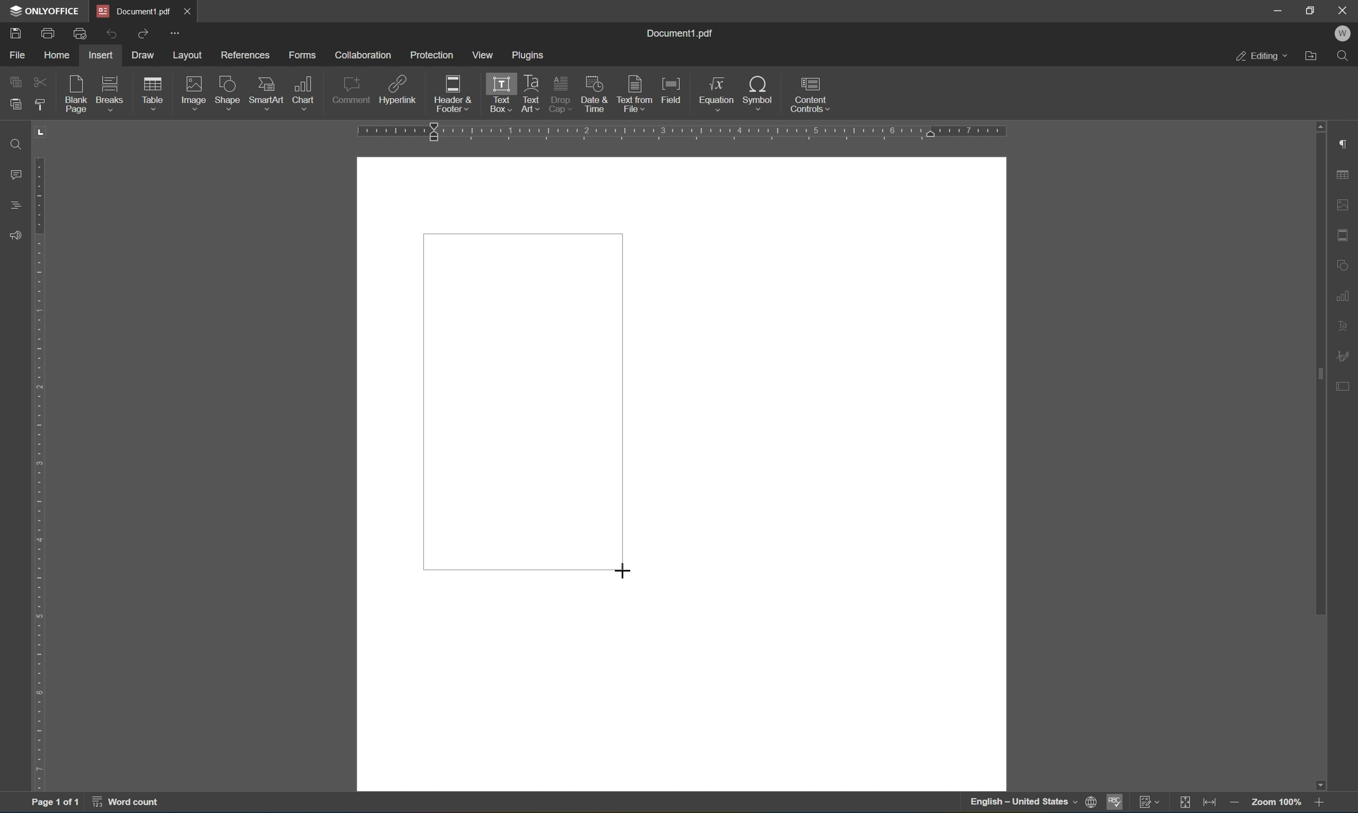  What do you see at coordinates (15, 81) in the screenshot?
I see `copy` at bounding box center [15, 81].